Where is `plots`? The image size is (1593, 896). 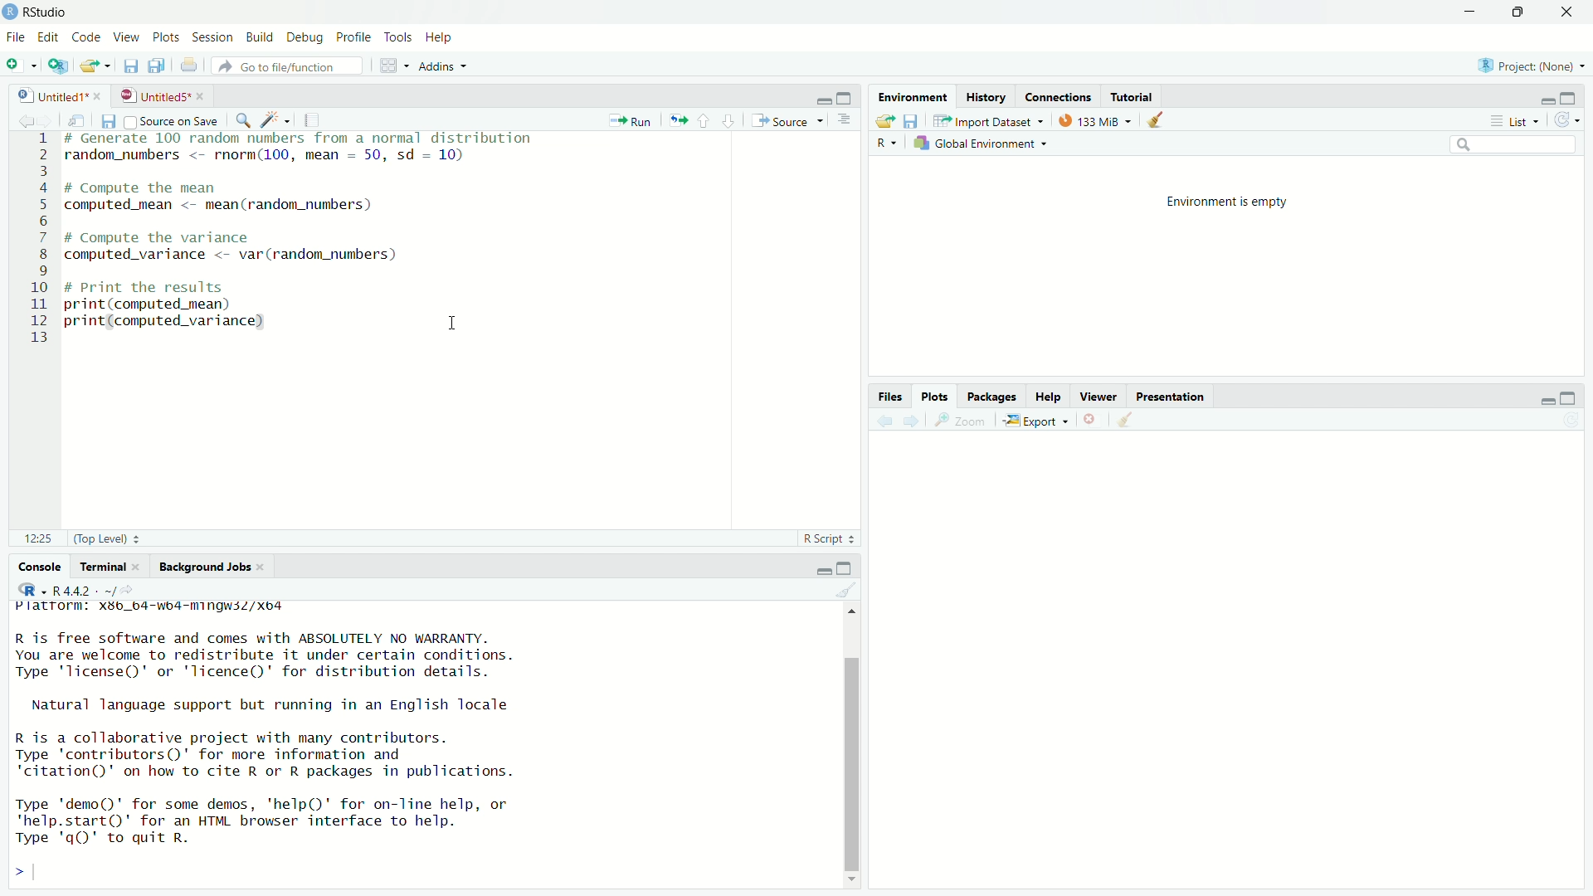
plots is located at coordinates (936, 396).